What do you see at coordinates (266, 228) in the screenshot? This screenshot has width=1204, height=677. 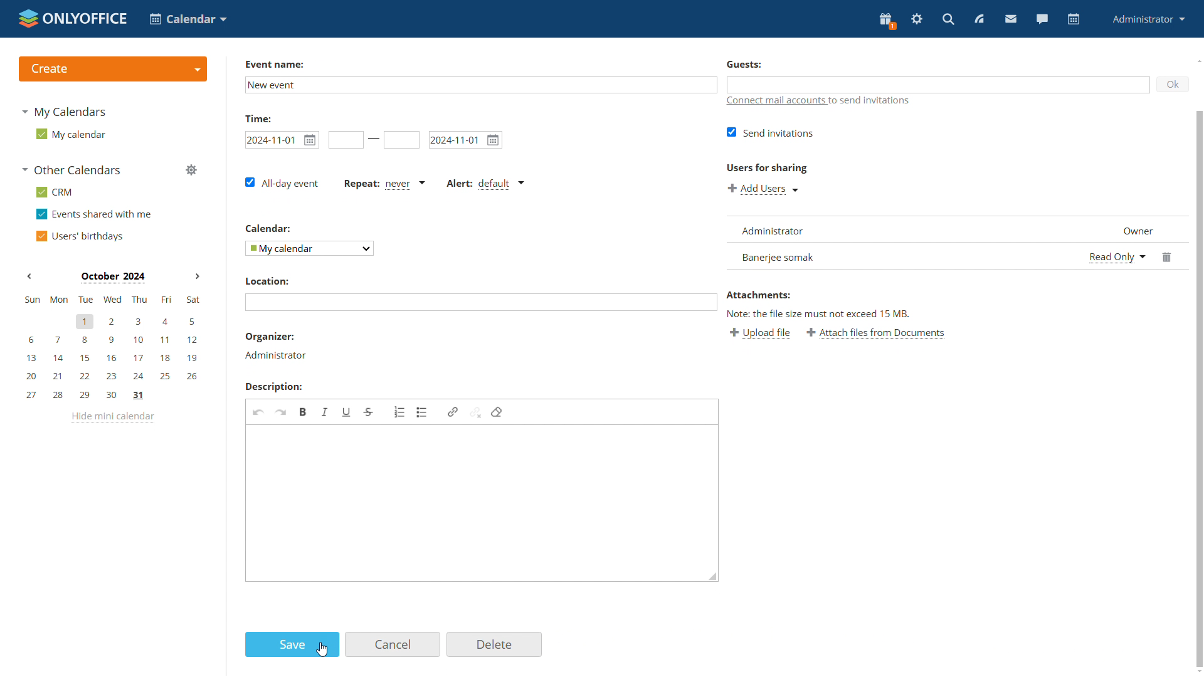 I see `Calendar` at bounding box center [266, 228].